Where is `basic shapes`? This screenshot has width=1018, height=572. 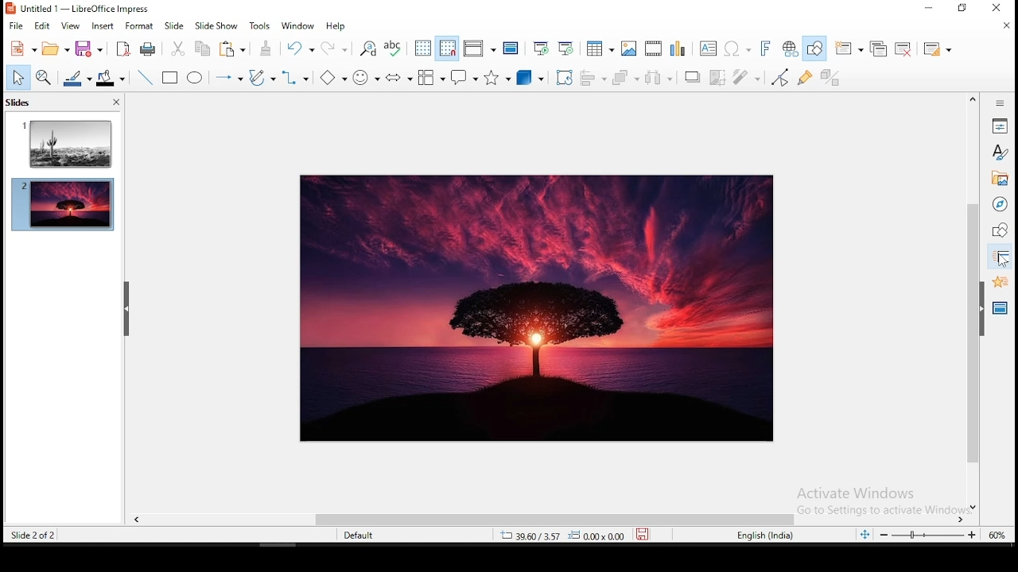 basic shapes is located at coordinates (331, 79).